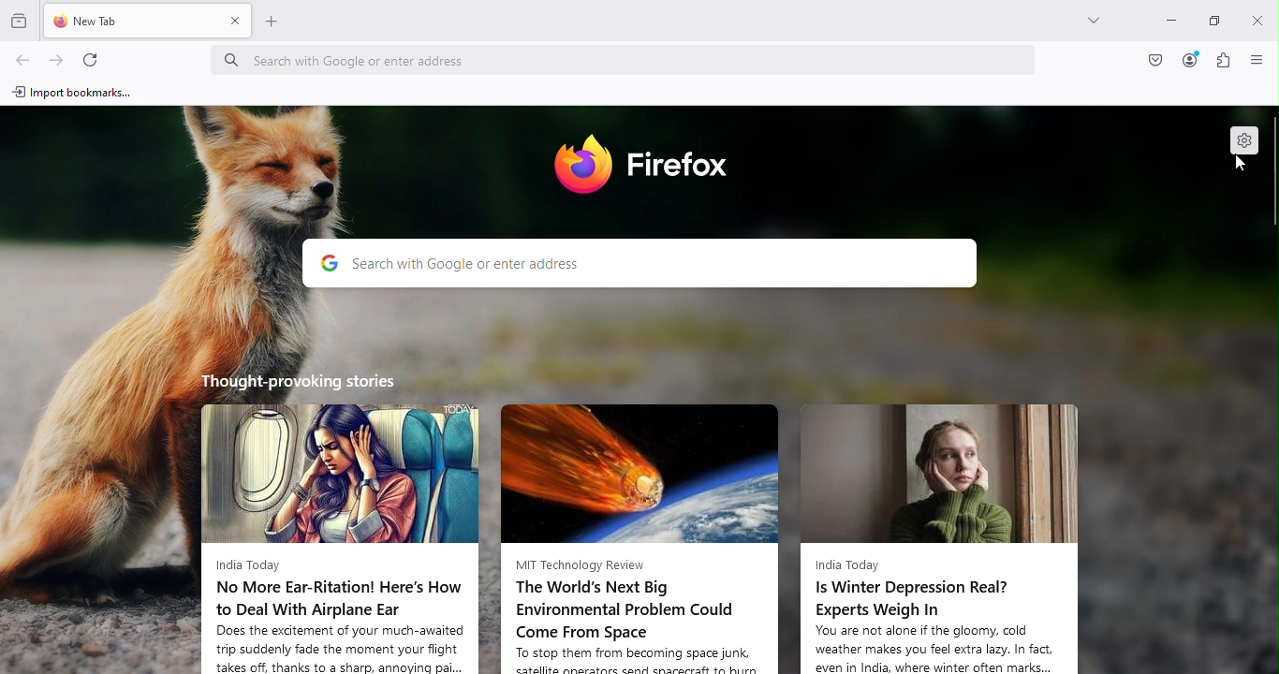  Describe the element at coordinates (1217, 22) in the screenshot. I see `Maximize` at that location.